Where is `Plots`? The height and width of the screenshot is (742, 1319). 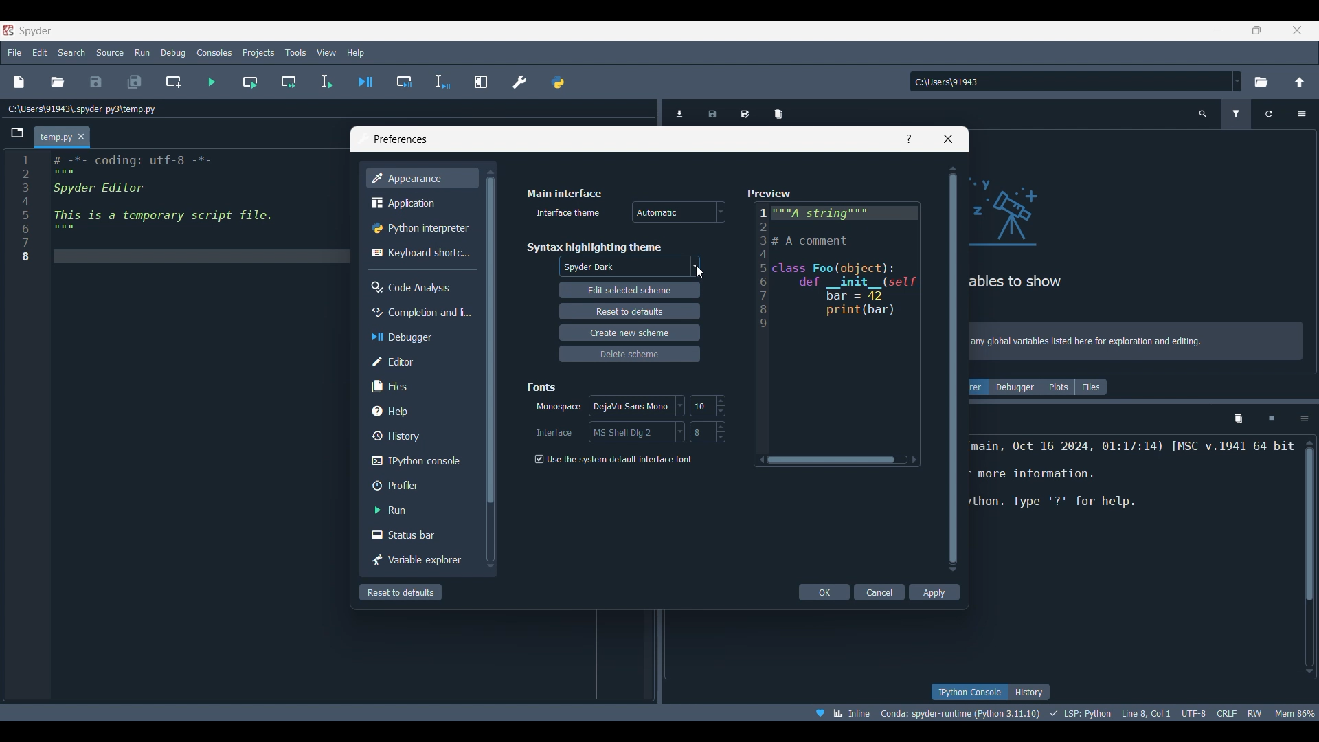 Plots is located at coordinates (1058, 387).